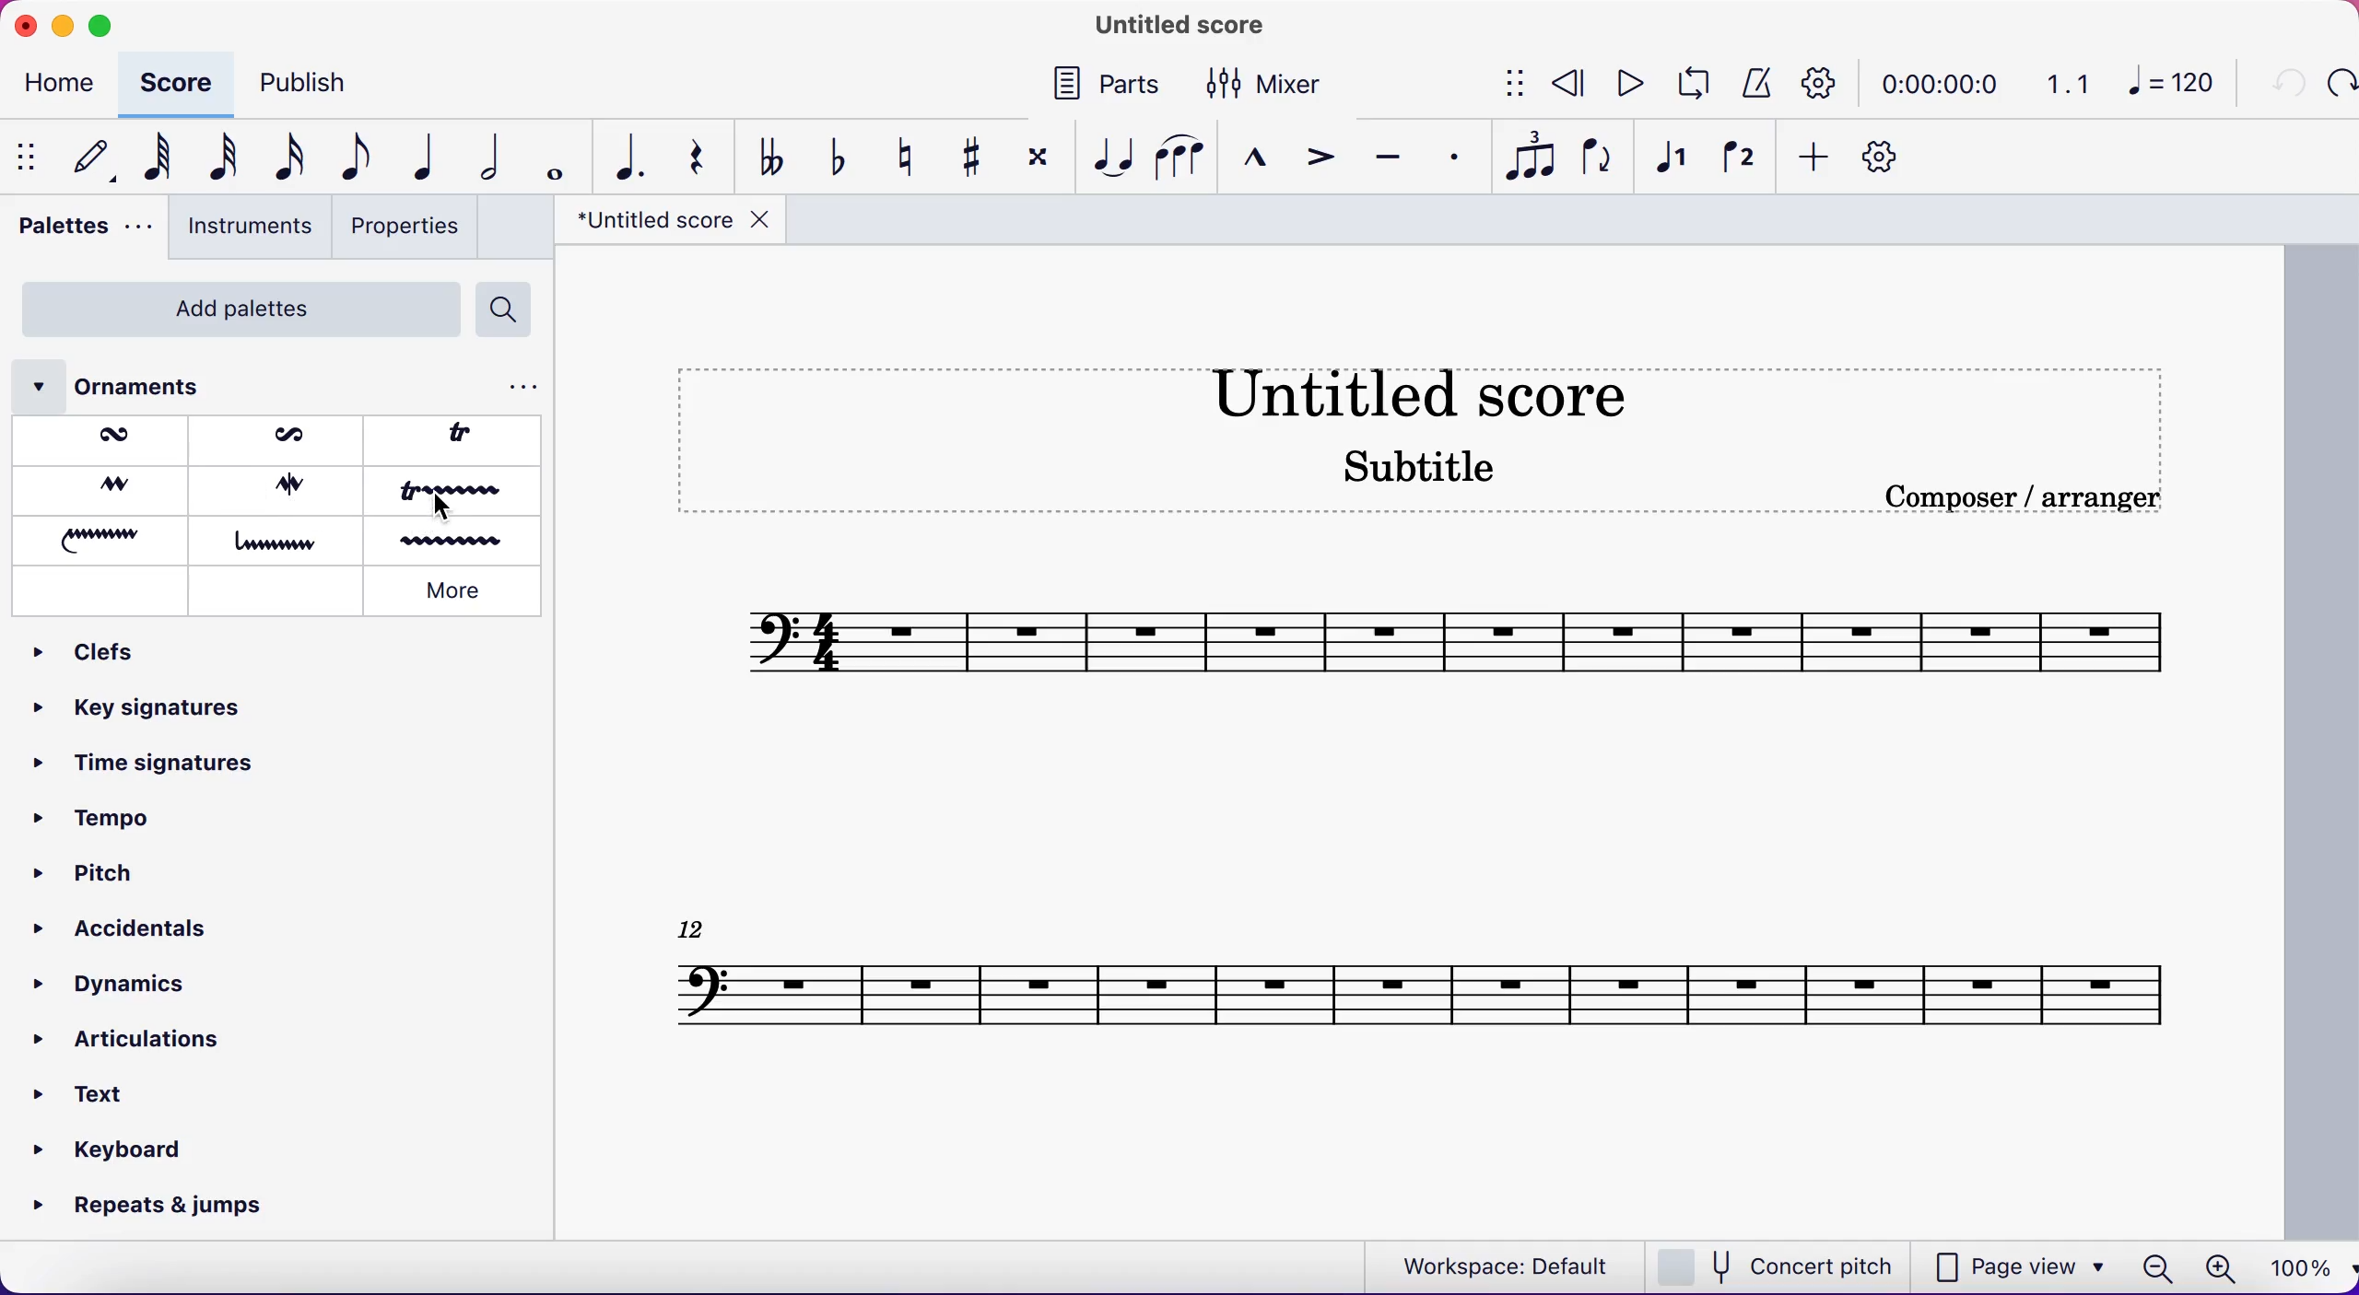 The height and width of the screenshot is (1295, 2359). I want to click on instruments, so click(248, 228).